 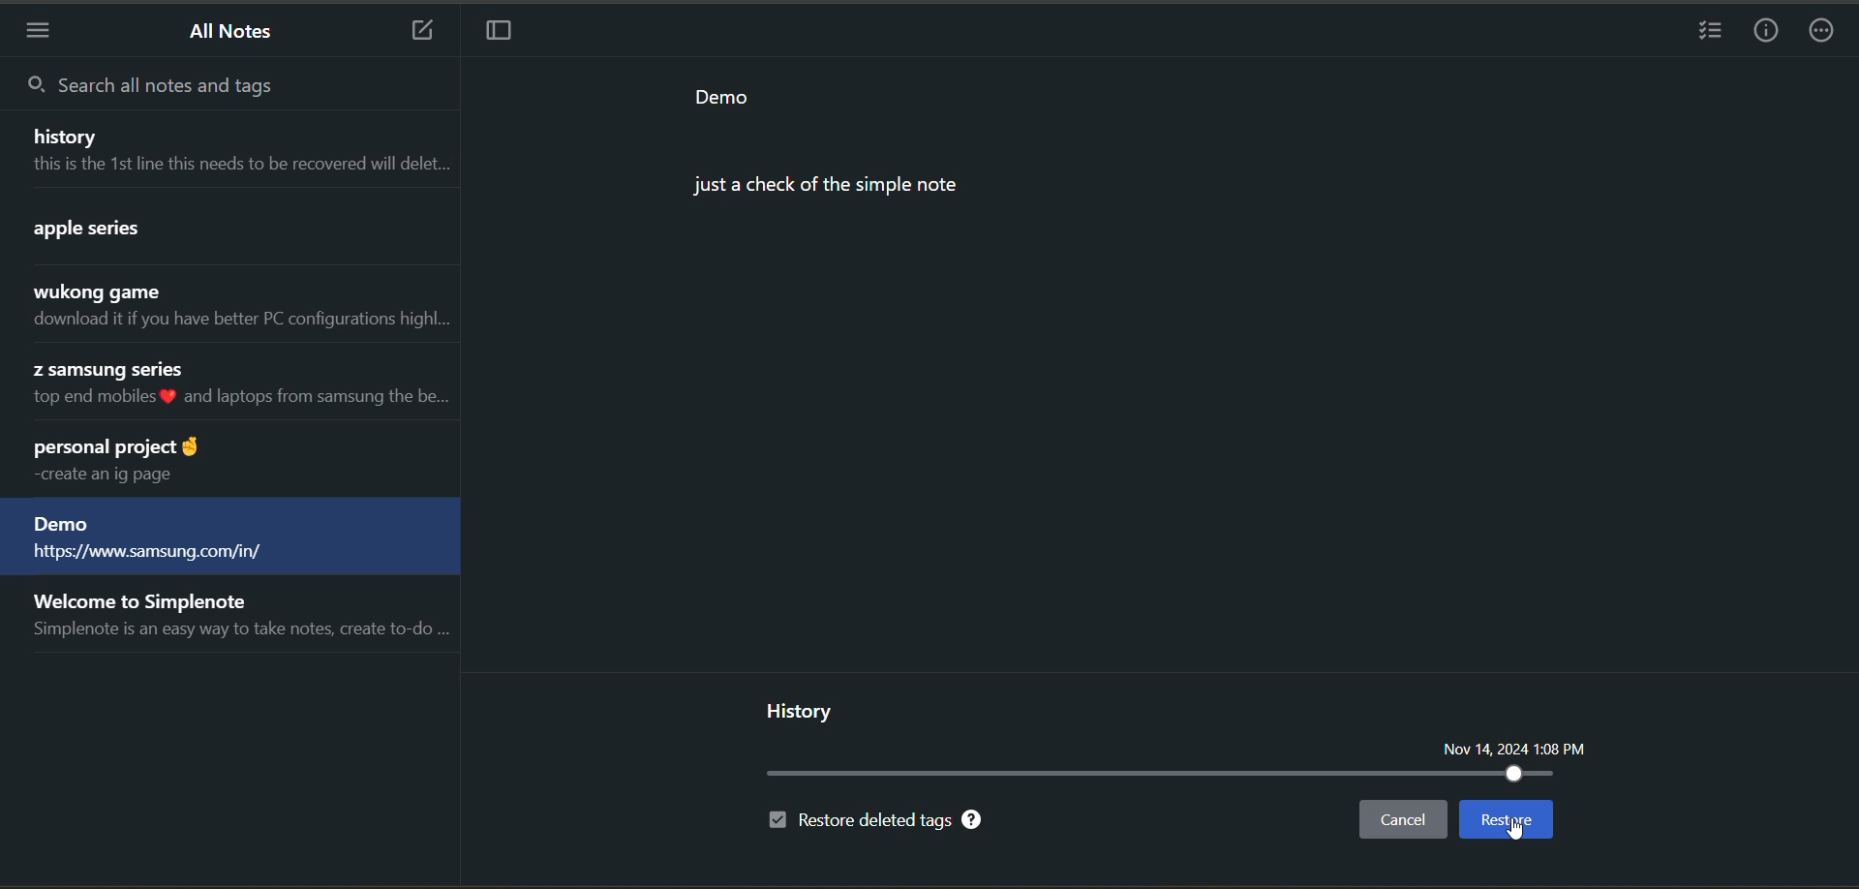 I want to click on cursor, so click(x=1521, y=834).